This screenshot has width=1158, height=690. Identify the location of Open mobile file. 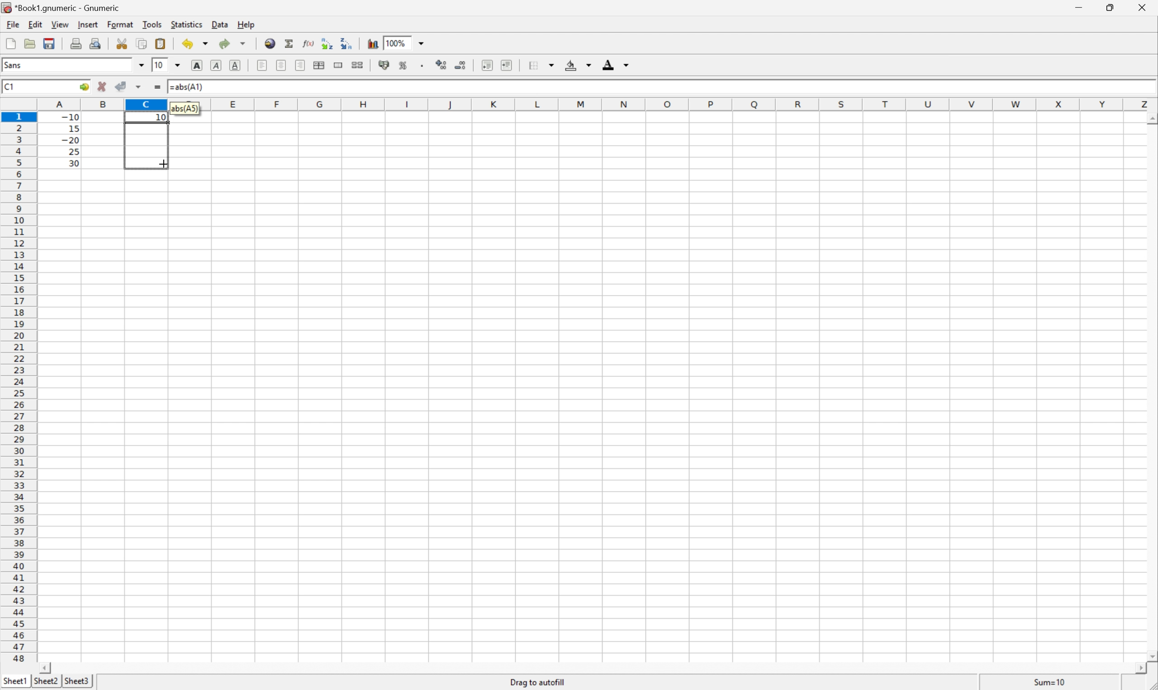
(48, 43).